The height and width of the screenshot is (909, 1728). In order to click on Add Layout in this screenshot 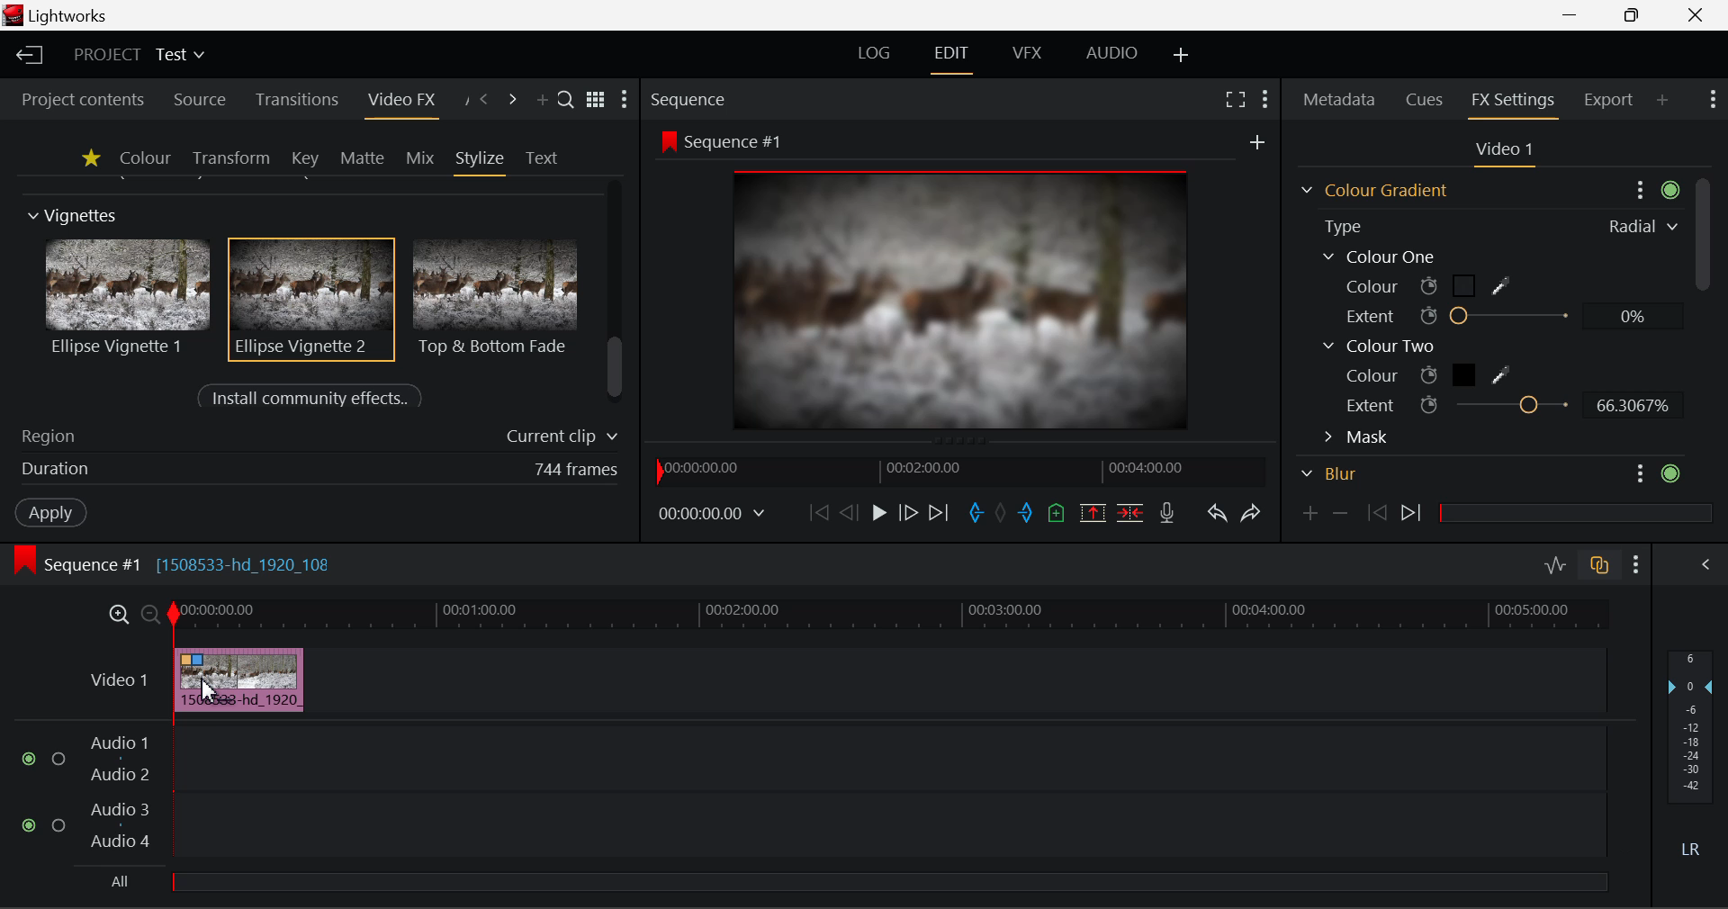, I will do `click(1182, 55)`.